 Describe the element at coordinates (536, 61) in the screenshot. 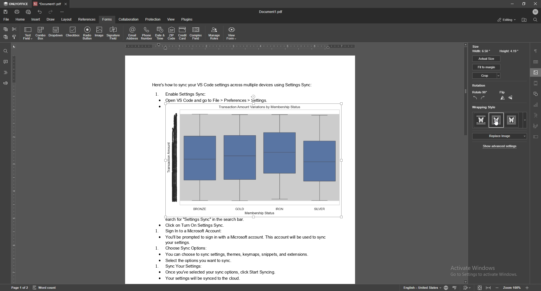

I see `table` at that location.